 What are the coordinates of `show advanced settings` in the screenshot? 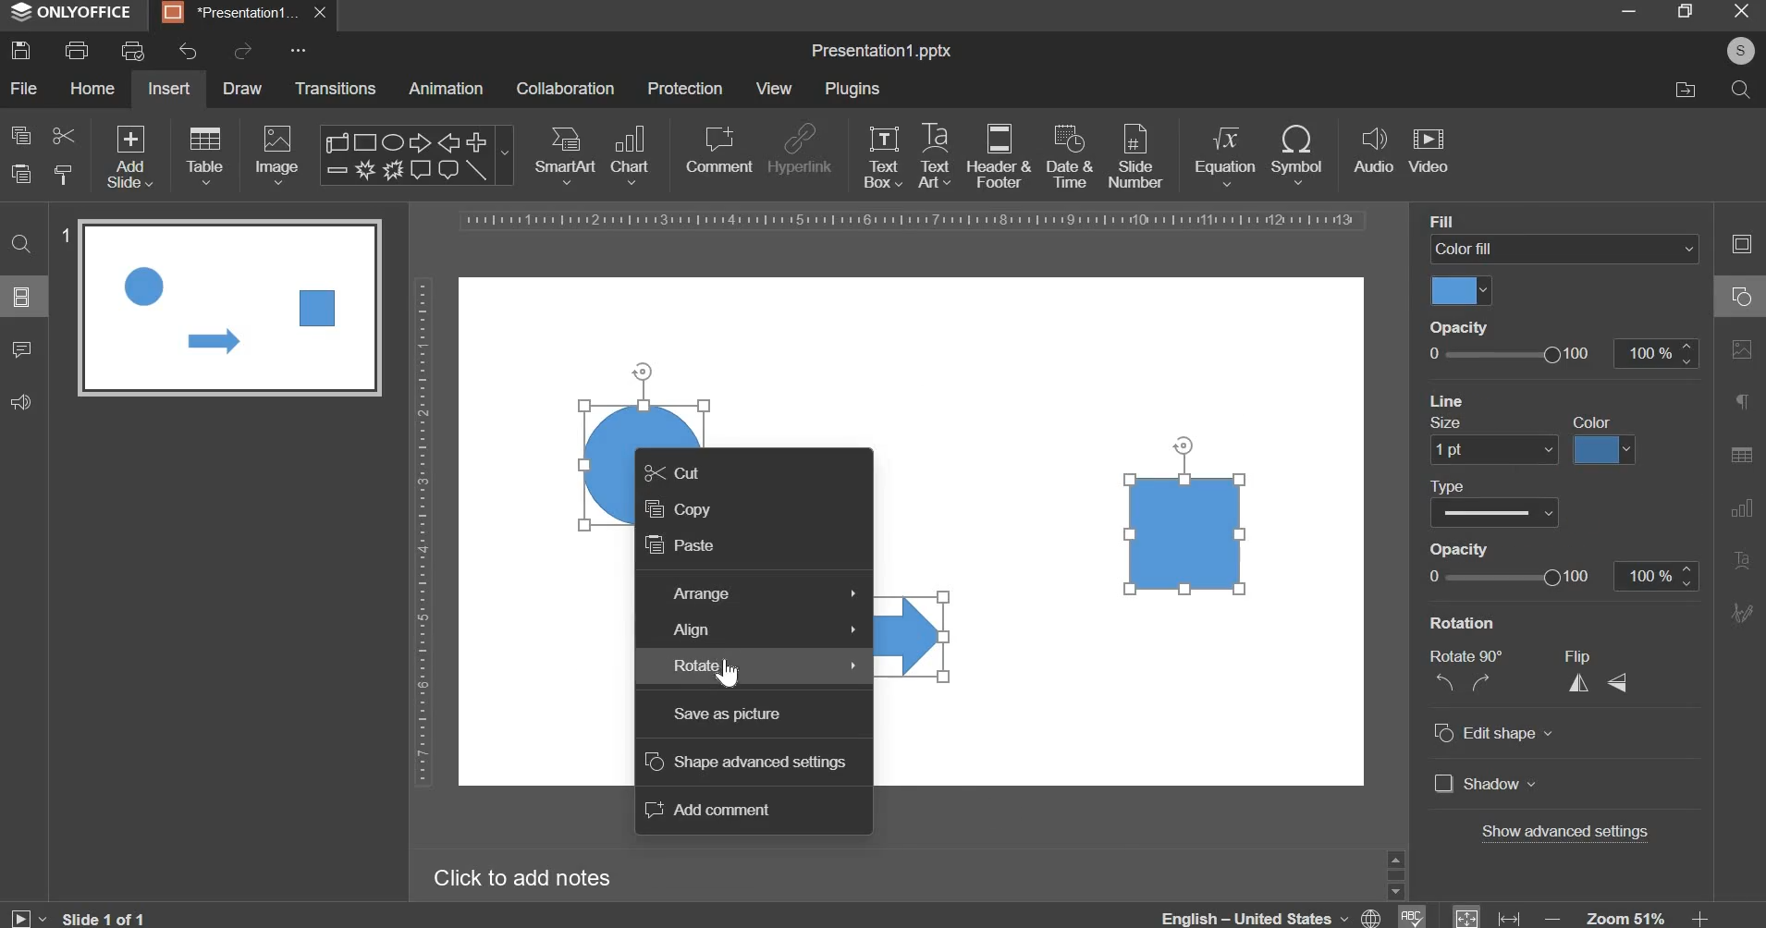 It's located at (1568, 834).